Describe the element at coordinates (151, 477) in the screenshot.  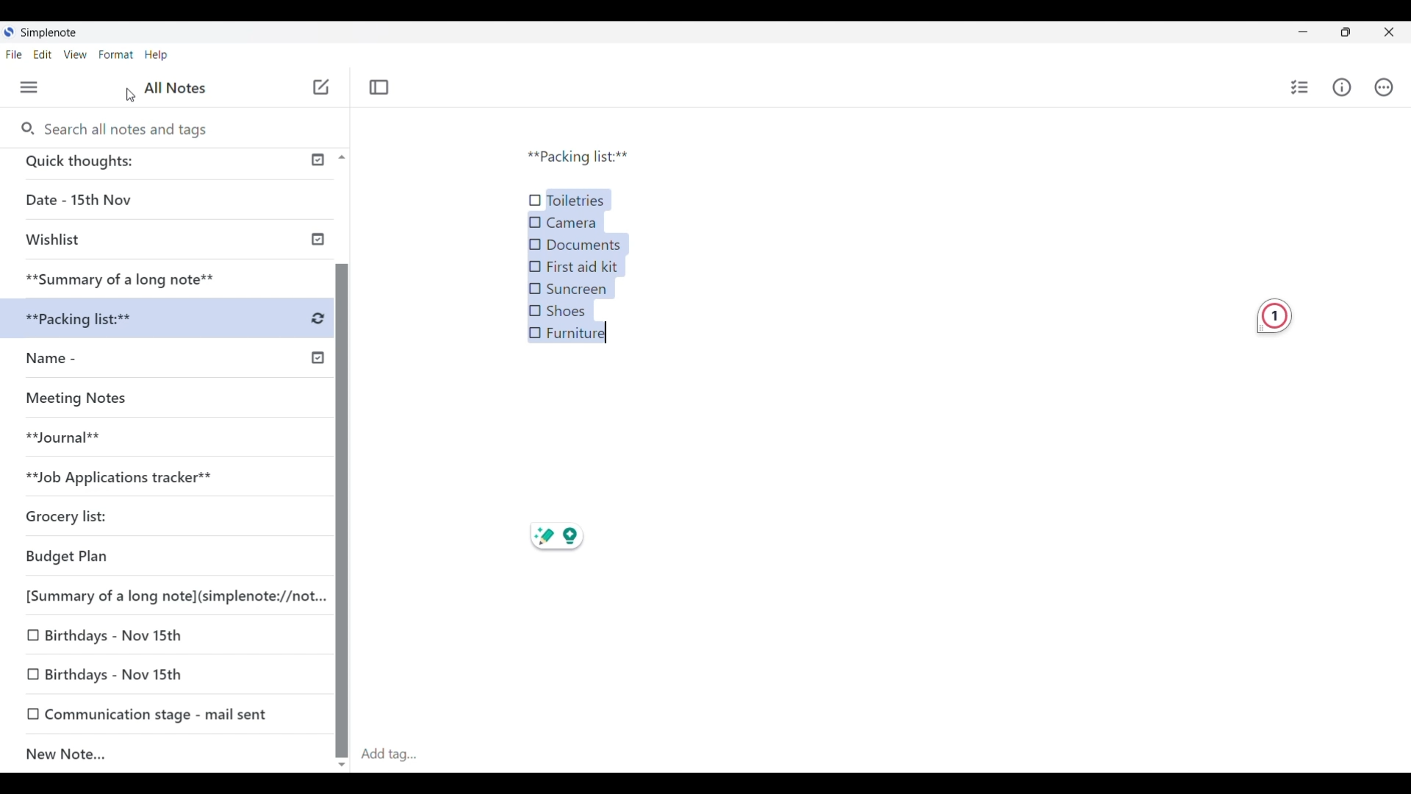
I see `**Job Applications tracker**` at that location.